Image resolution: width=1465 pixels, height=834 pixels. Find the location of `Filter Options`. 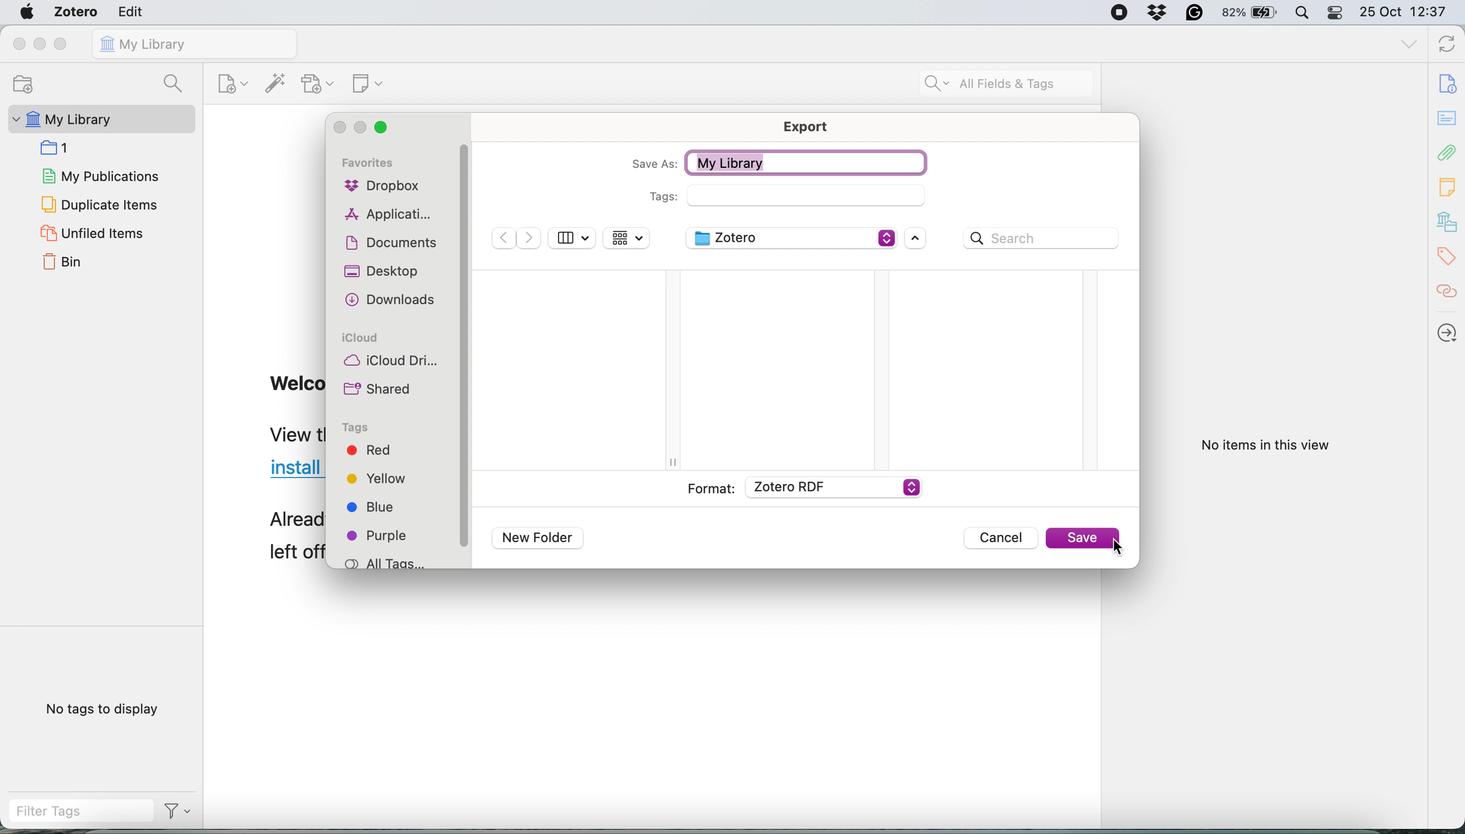

Filter Options is located at coordinates (180, 813).